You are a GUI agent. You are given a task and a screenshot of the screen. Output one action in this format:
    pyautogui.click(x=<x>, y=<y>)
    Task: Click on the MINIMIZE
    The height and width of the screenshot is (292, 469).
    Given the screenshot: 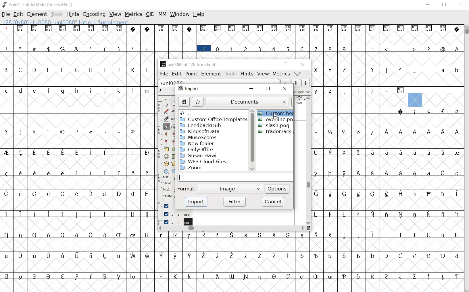 What is the action you would take?
    pyautogui.click(x=428, y=4)
    